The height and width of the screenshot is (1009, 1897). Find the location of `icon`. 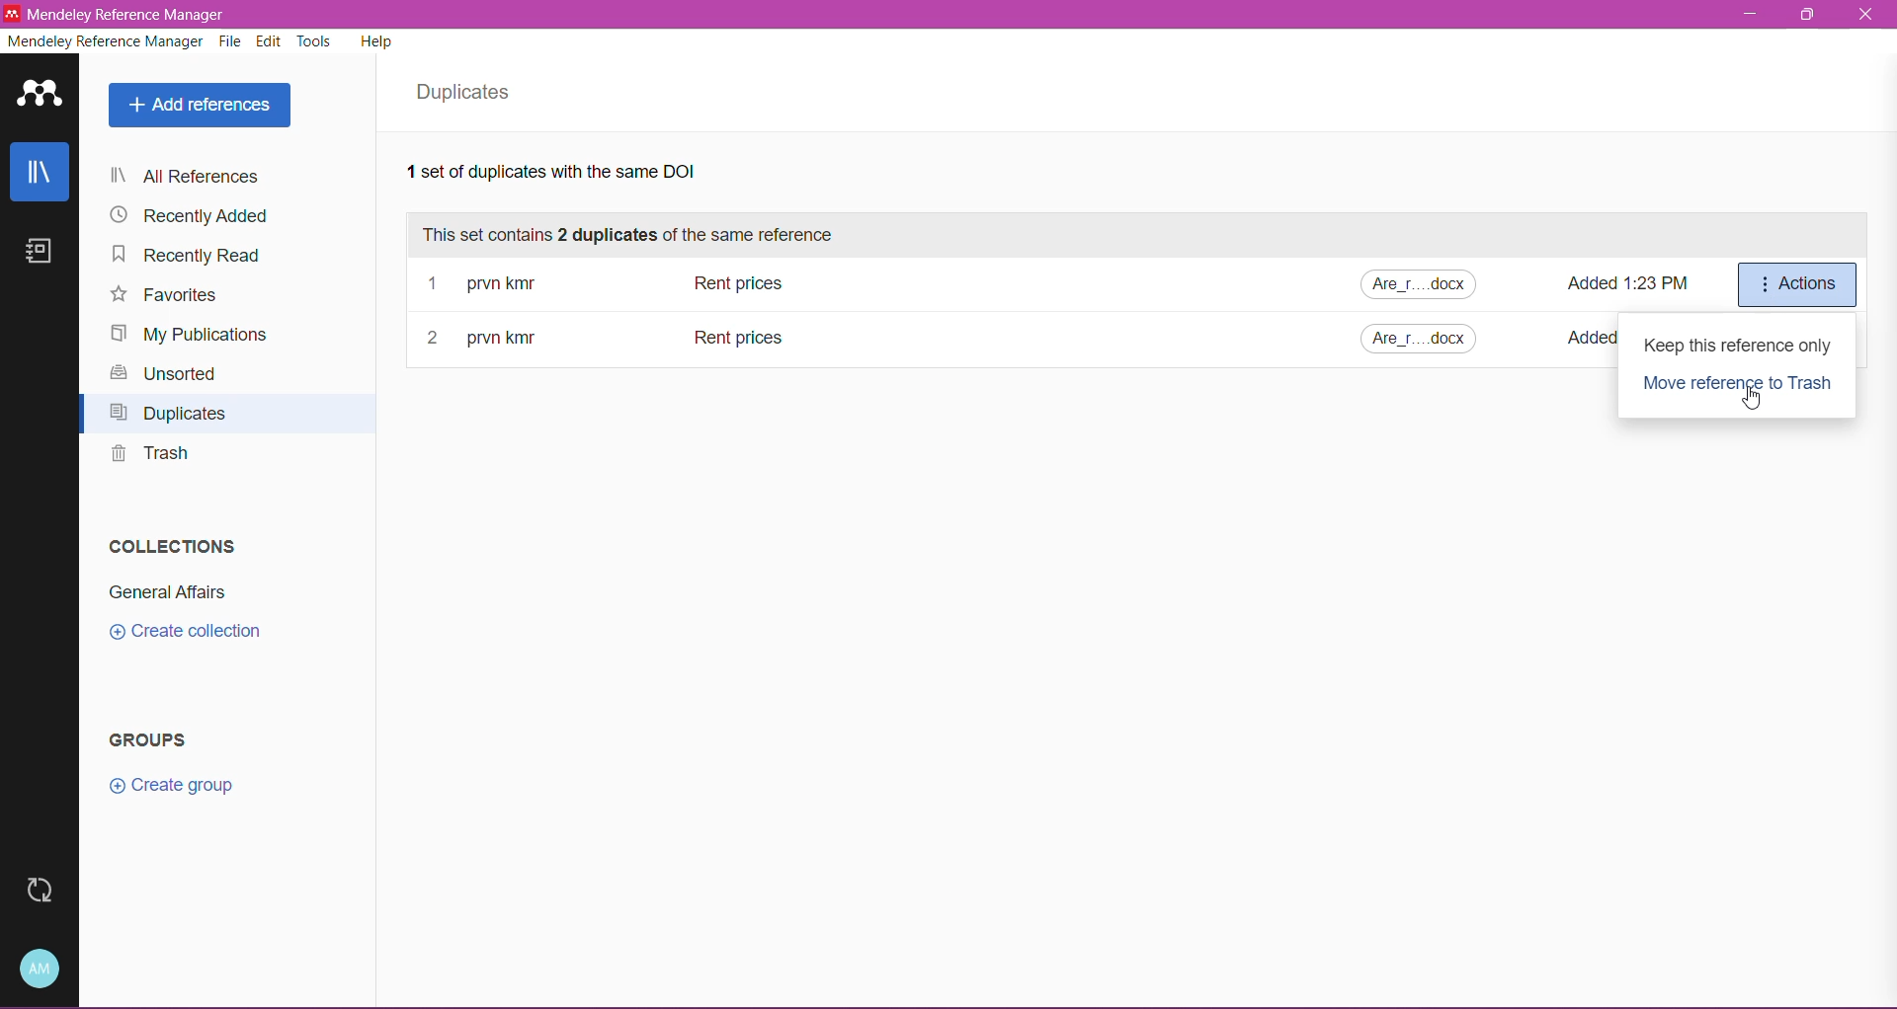

icon is located at coordinates (12, 13).